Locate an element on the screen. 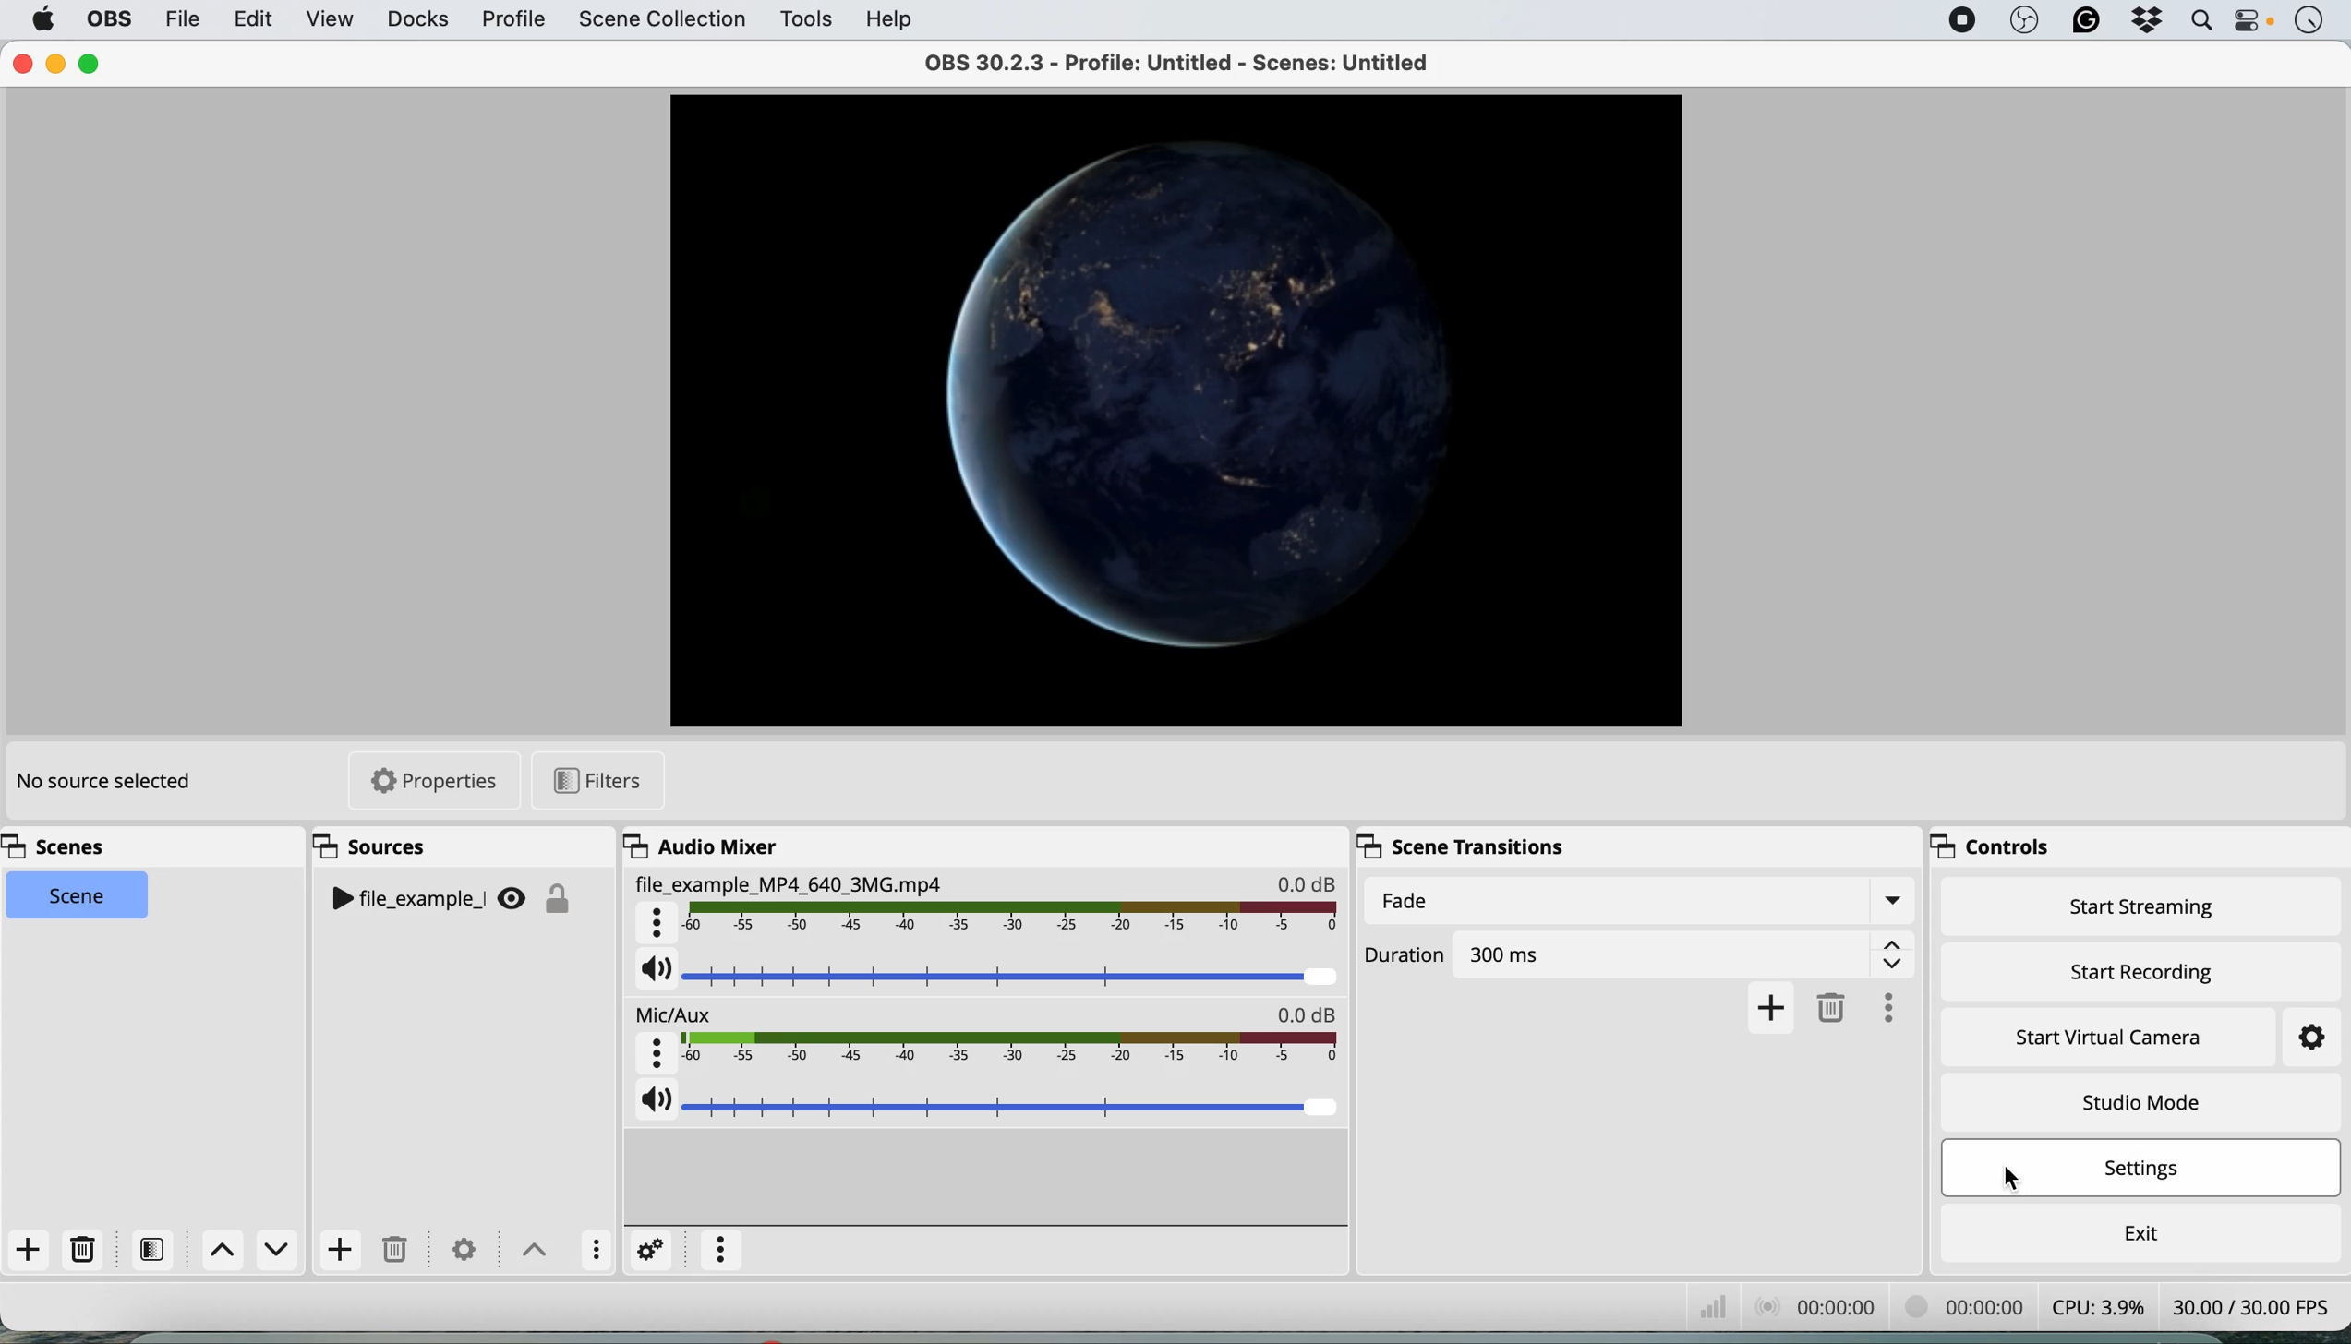 This screenshot has height=1344, width=2351. system logo is located at coordinates (43, 19).